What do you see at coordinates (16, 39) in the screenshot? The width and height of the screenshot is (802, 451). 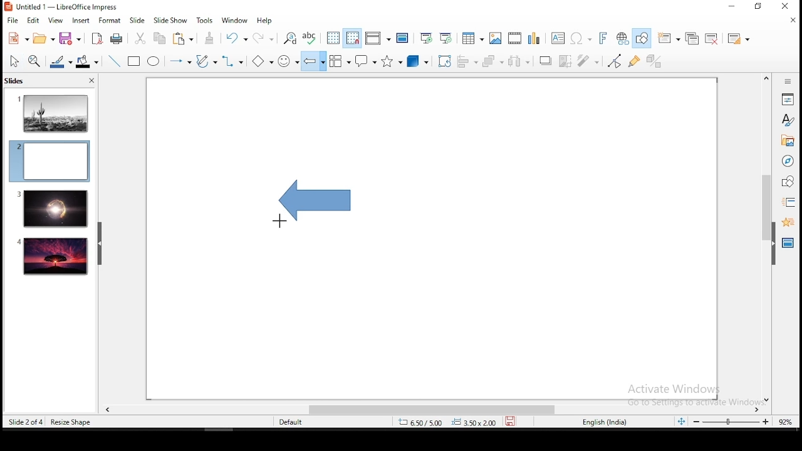 I see `new` at bounding box center [16, 39].